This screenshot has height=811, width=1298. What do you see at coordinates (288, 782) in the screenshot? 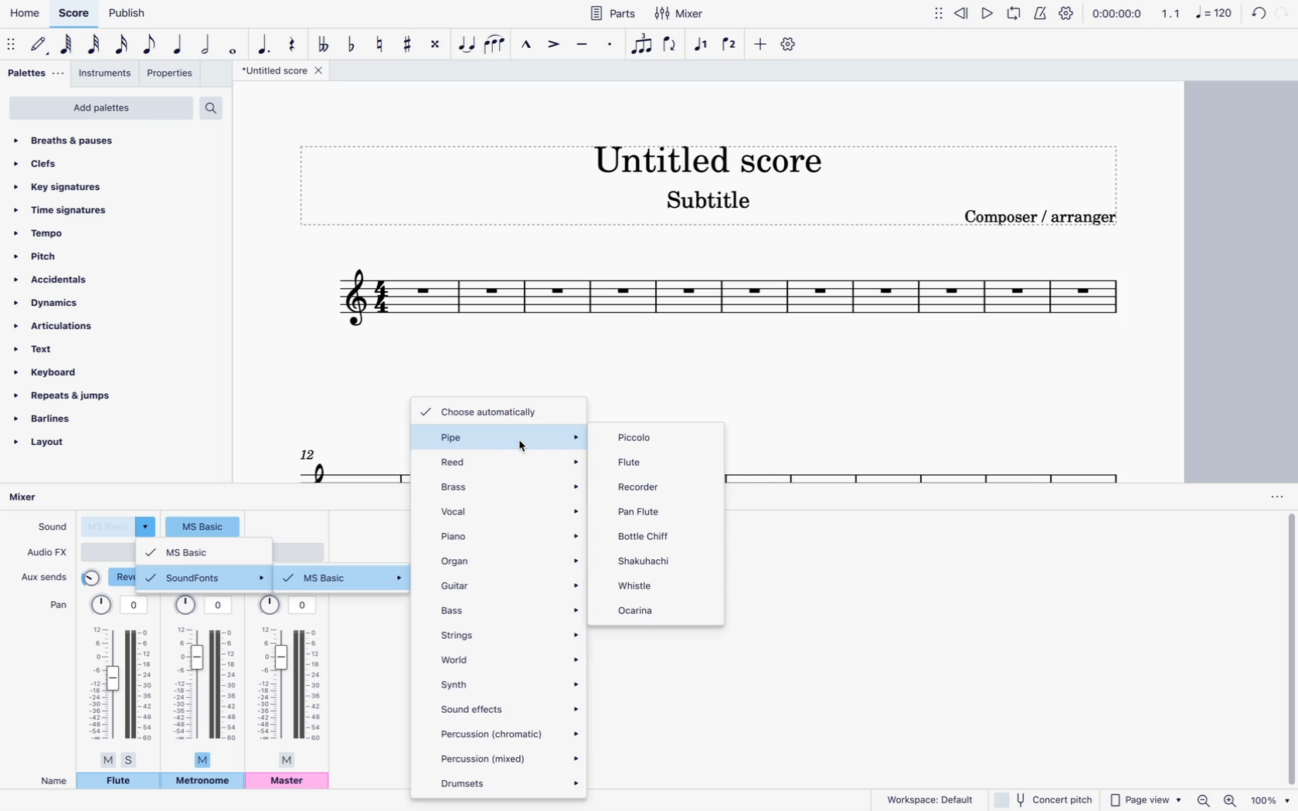
I see `master` at bounding box center [288, 782].